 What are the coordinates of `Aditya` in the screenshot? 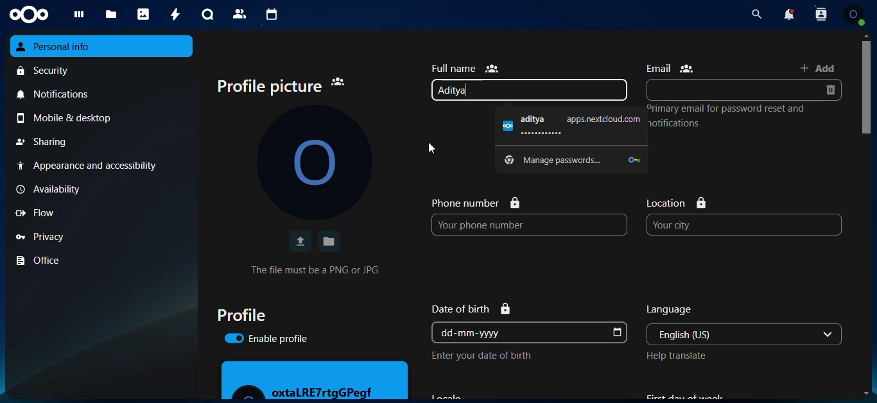 It's located at (529, 90).